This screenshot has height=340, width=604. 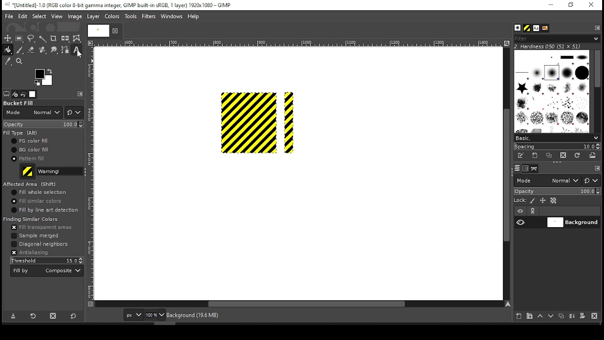 I want to click on fill type, so click(x=22, y=133).